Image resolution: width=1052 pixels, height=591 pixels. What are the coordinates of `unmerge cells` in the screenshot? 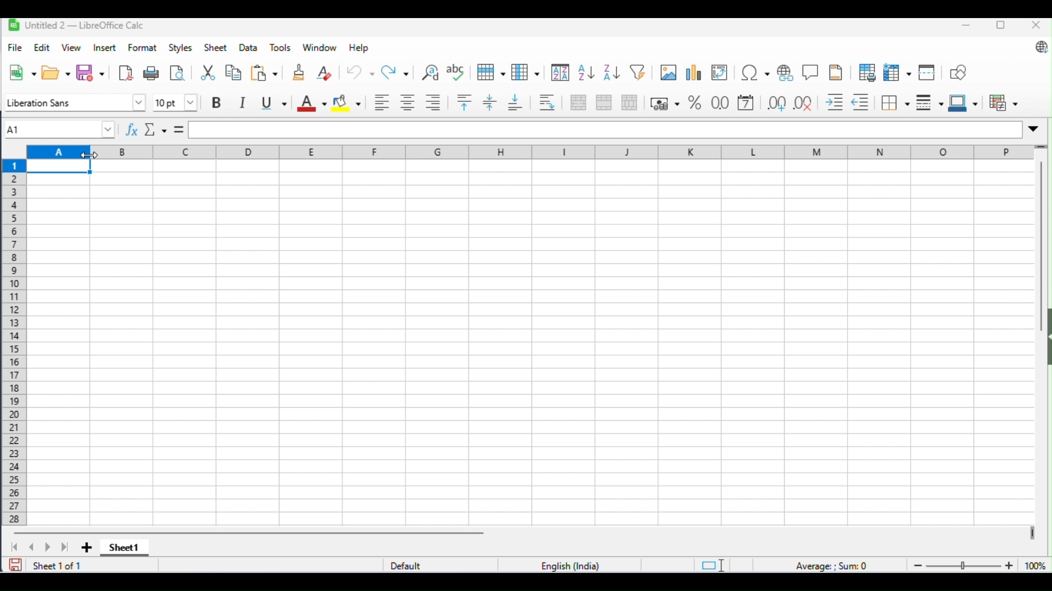 It's located at (630, 102).